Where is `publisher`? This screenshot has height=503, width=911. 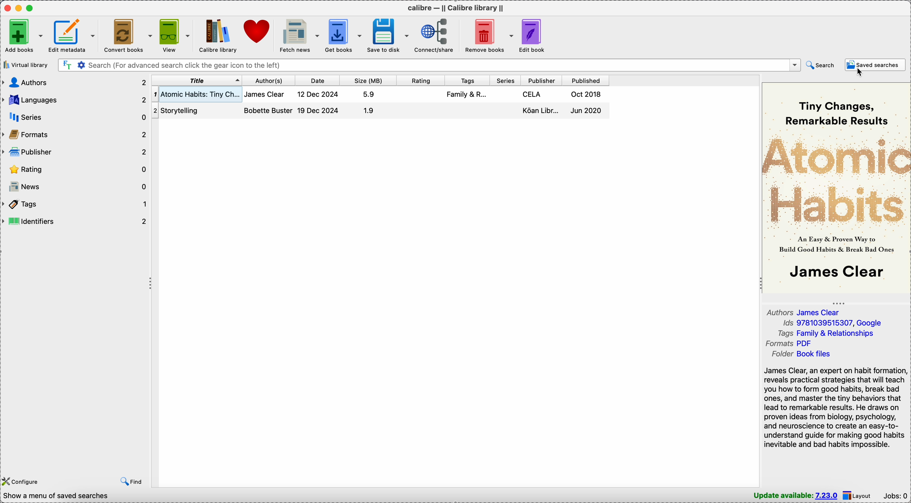
publisher is located at coordinates (542, 104).